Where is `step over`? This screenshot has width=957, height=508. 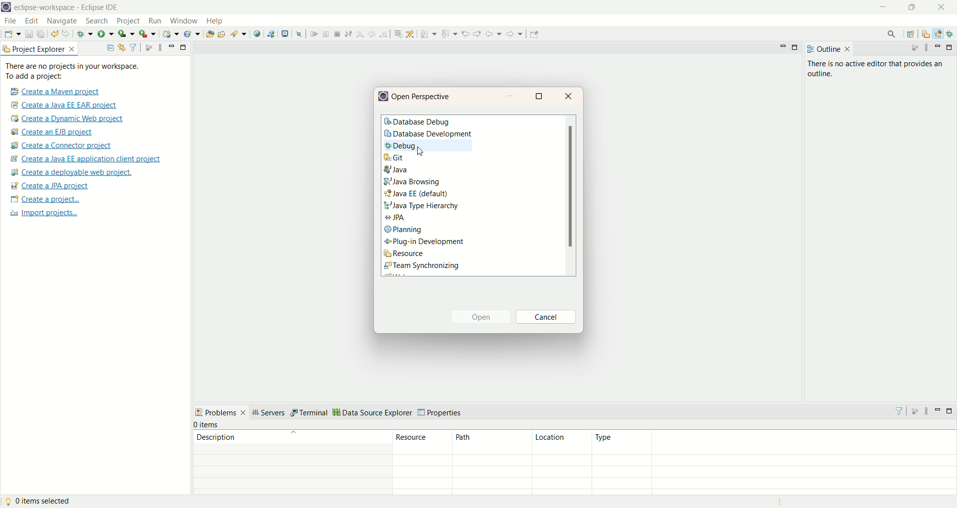
step over is located at coordinates (371, 34).